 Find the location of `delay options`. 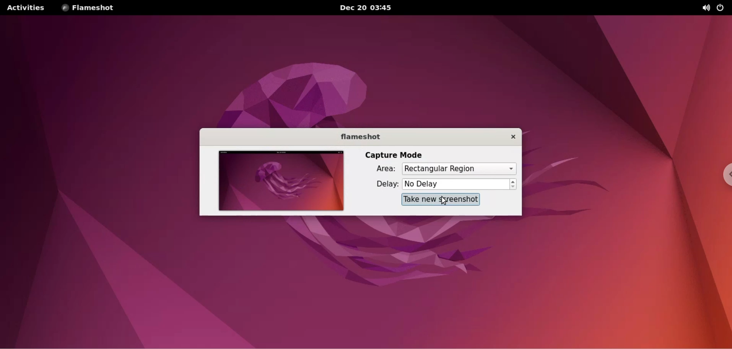

delay options is located at coordinates (455, 184).